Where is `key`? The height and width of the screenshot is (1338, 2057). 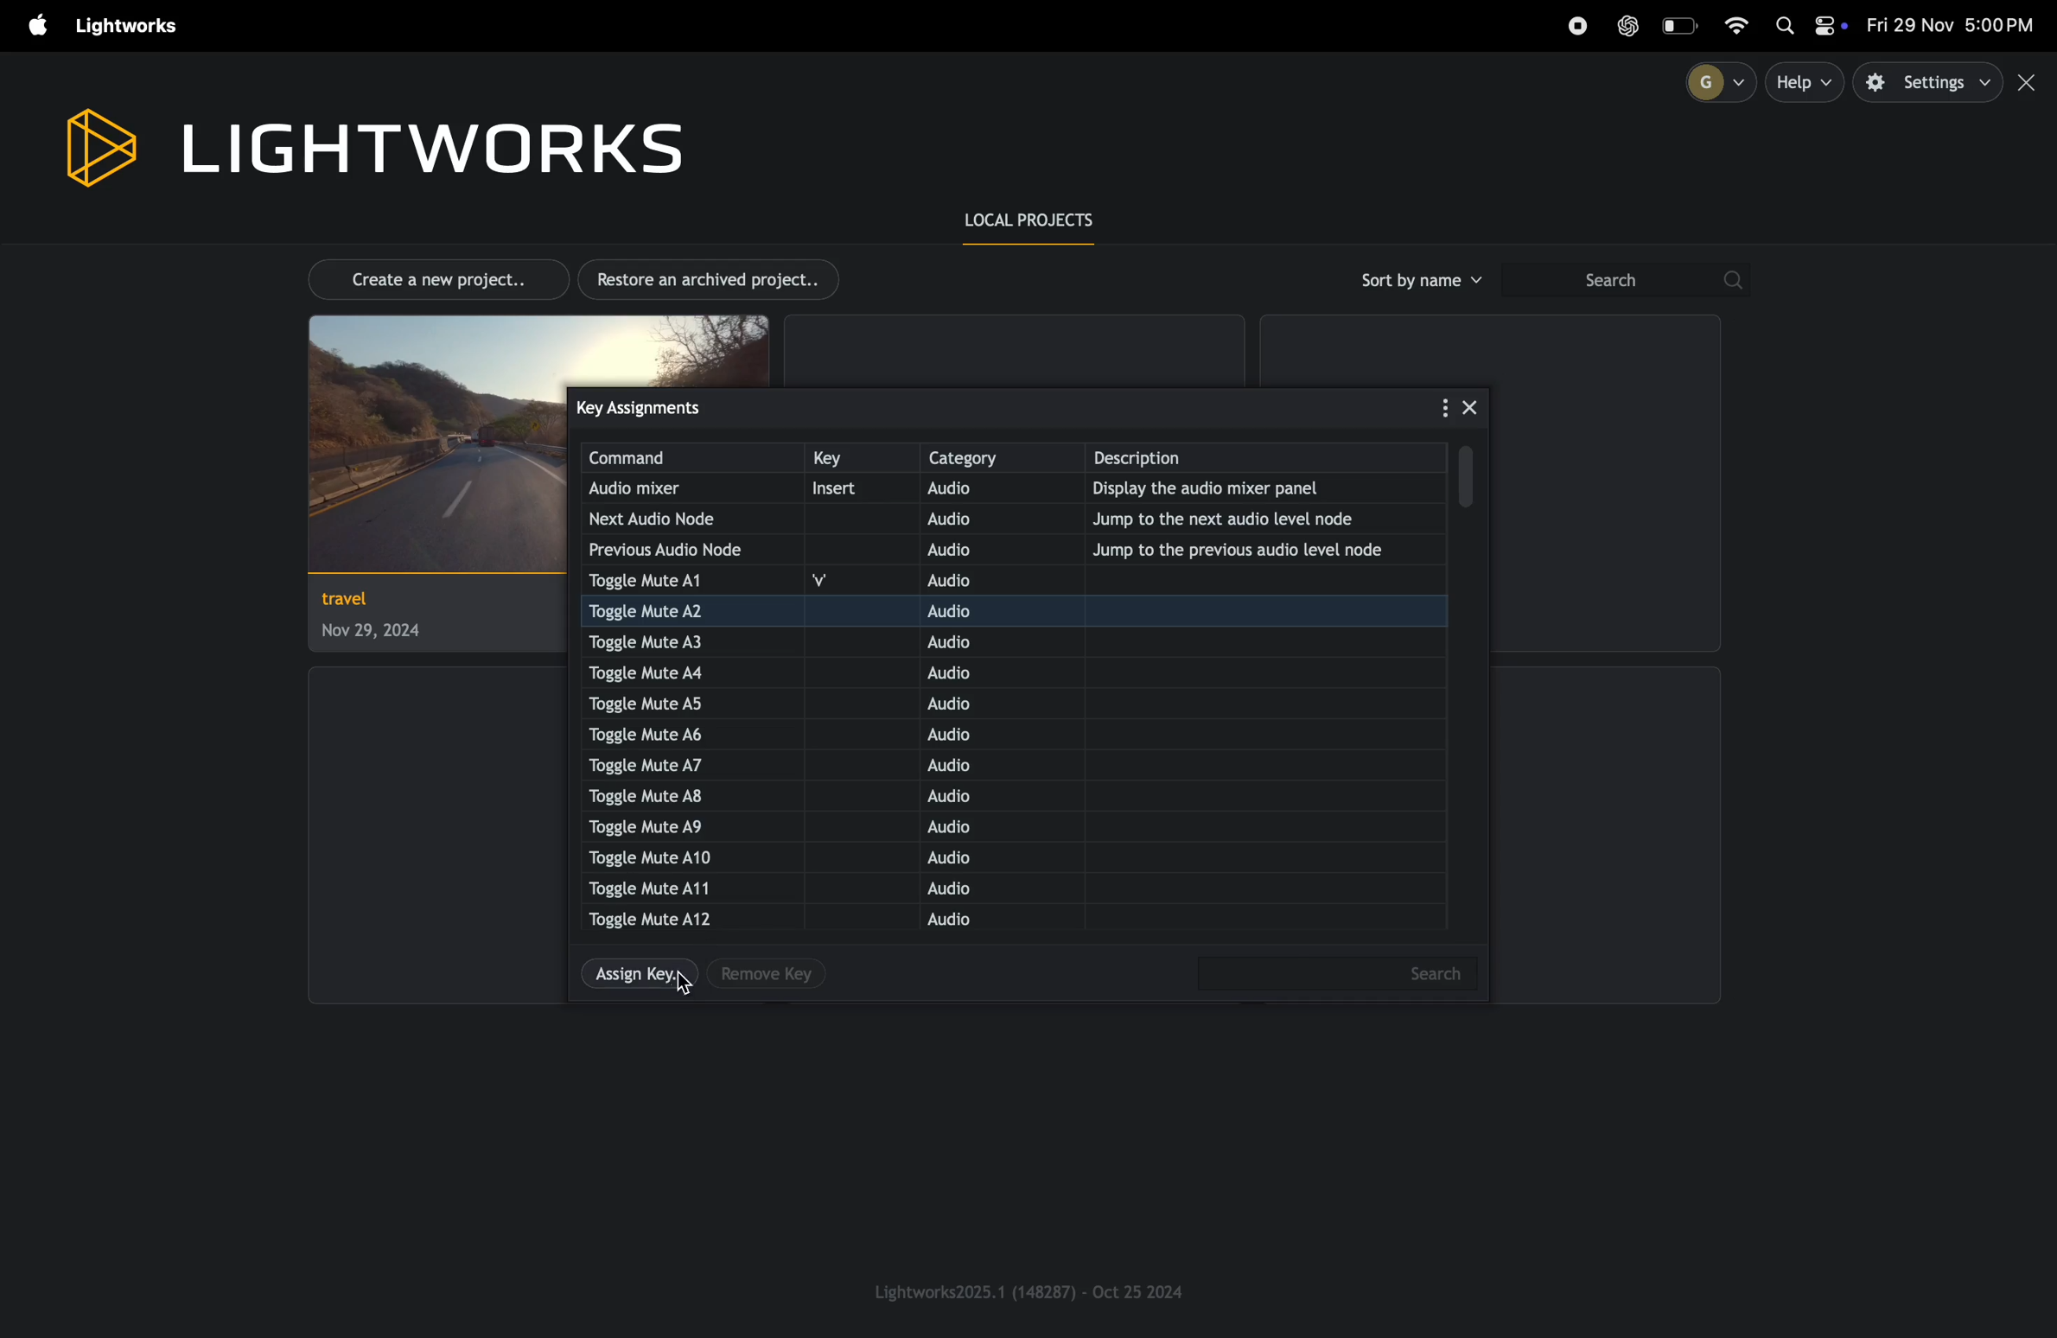
key is located at coordinates (857, 459).